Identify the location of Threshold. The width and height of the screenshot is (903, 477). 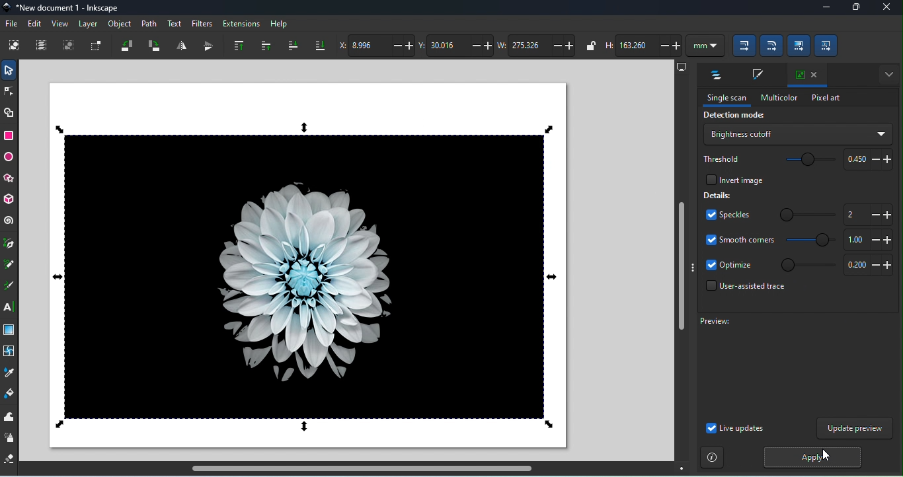
(720, 159).